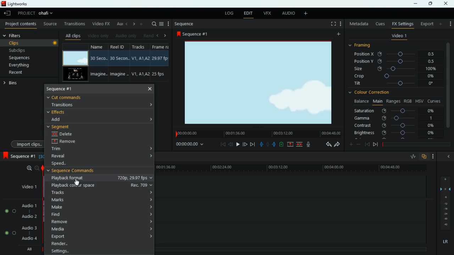 This screenshot has width=454, height=255. Describe the element at coordinates (120, 24) in the screenshot. I see `au` at that location.